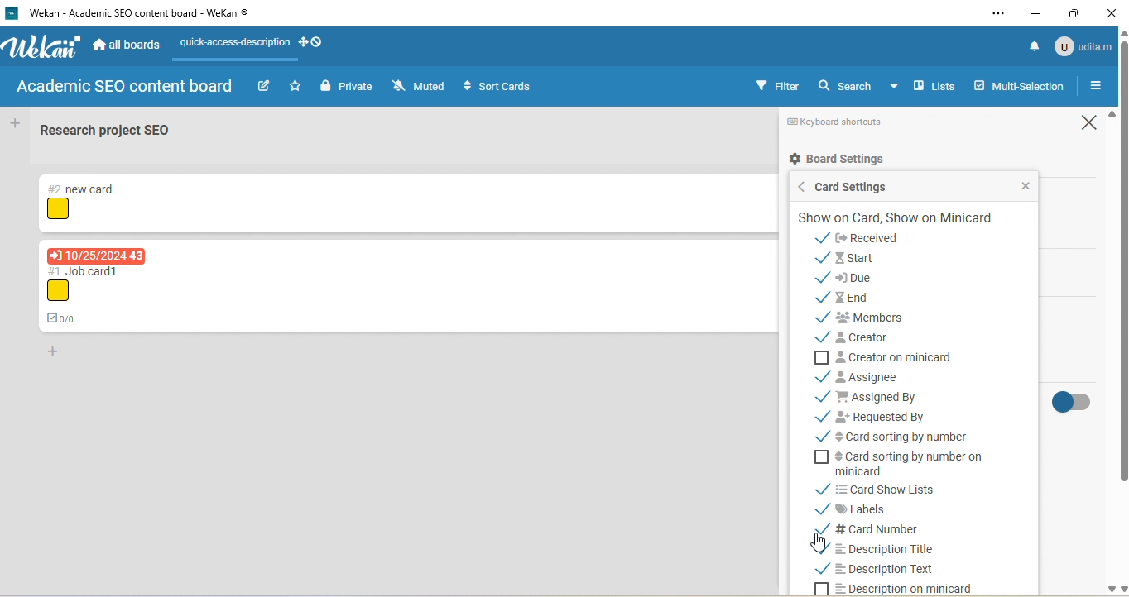 This screenshot has width=1129, height=597. I want to click on add card to bottom , so click(60, 354).